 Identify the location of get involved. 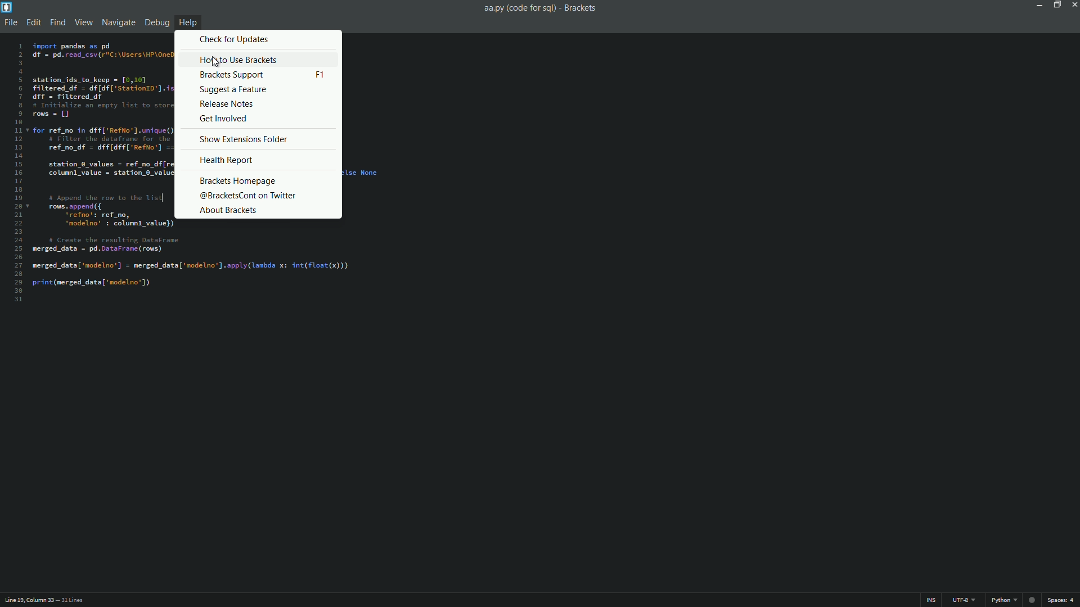
(224, 119).